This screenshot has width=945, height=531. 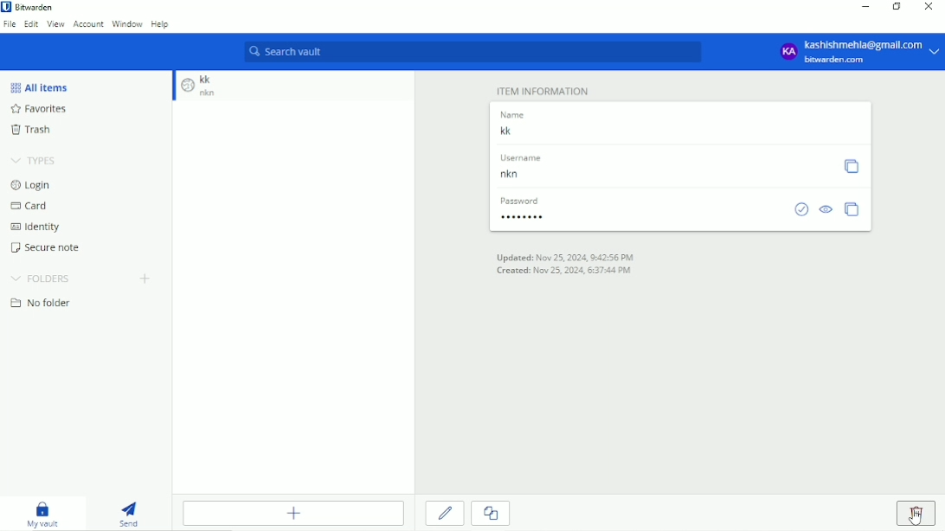 I want to click on View, so click(x=56, y=24).